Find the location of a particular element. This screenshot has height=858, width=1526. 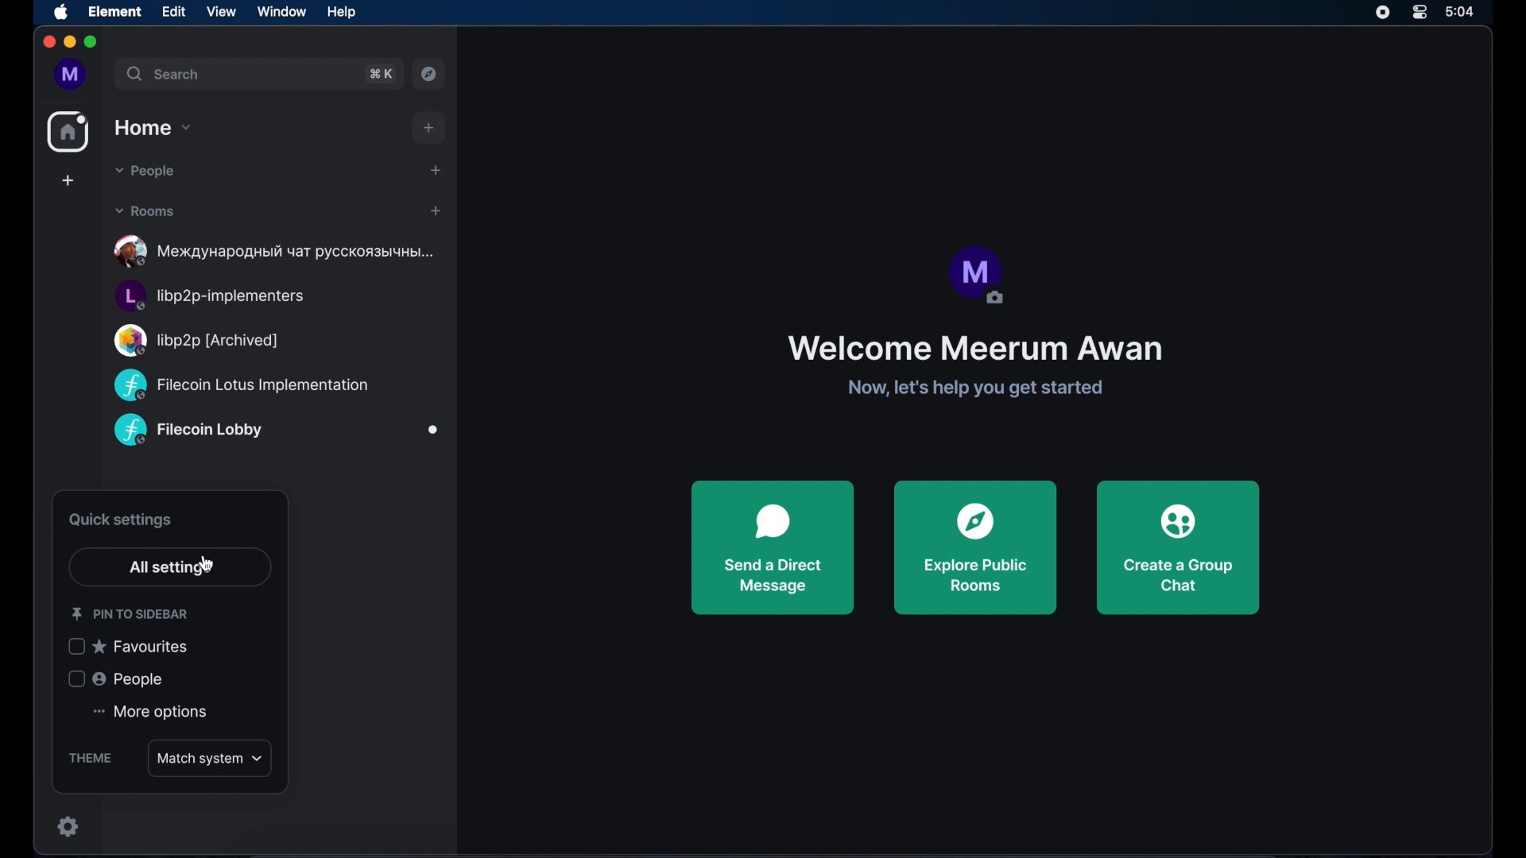

Filecoin Lobby is located at coordinates (189, 431).